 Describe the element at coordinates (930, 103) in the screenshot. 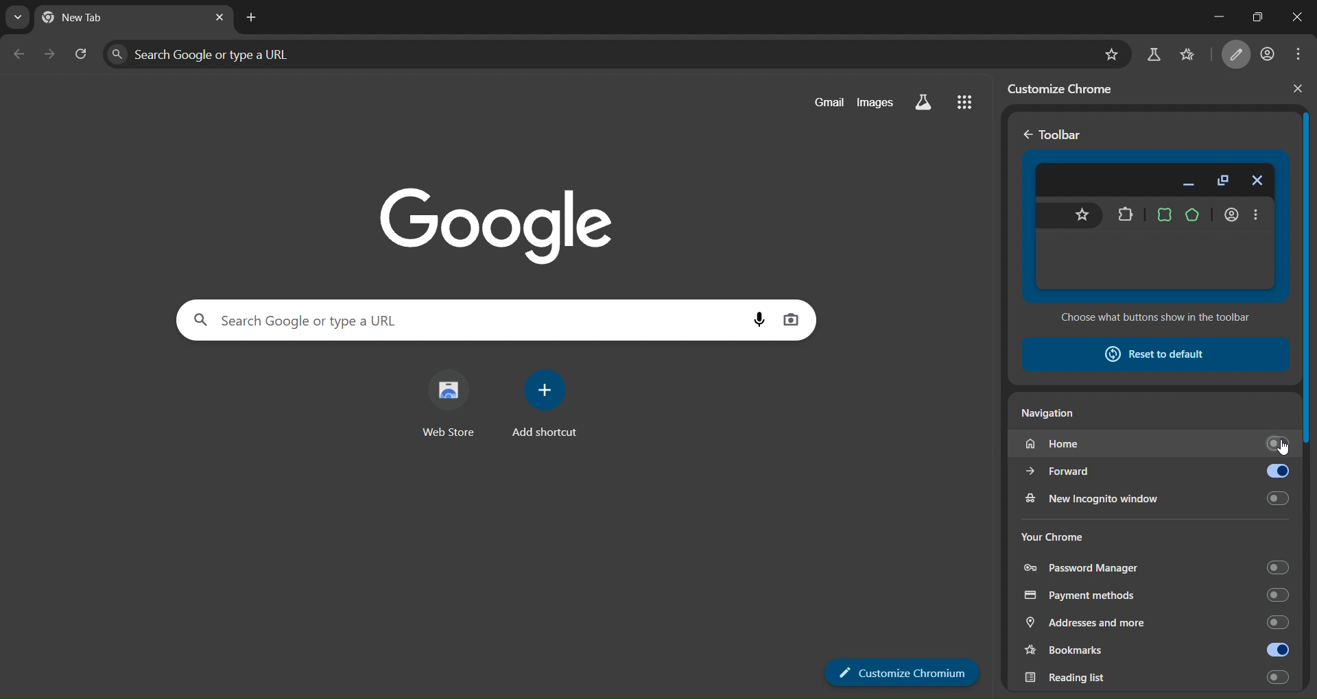

I see `search labs` at that location.